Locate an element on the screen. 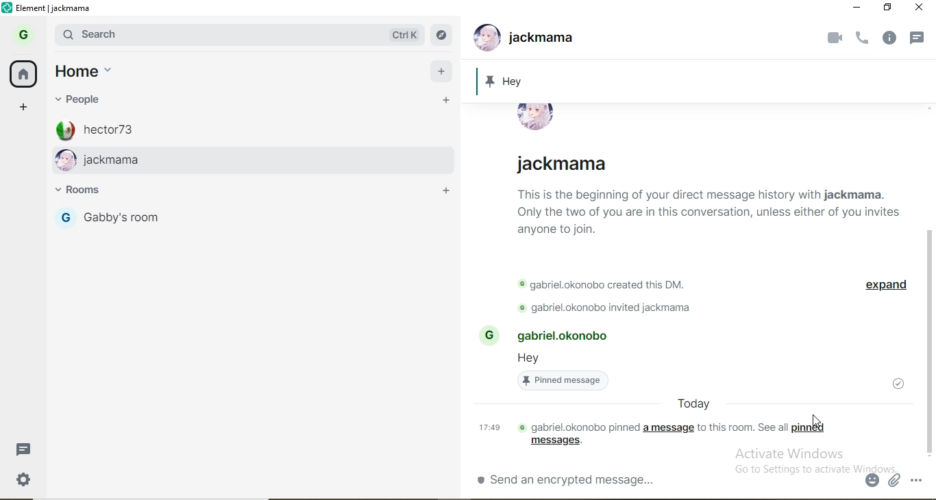 This screenshot has height=500, width=936. cursor is located at coordinates (820, 420).